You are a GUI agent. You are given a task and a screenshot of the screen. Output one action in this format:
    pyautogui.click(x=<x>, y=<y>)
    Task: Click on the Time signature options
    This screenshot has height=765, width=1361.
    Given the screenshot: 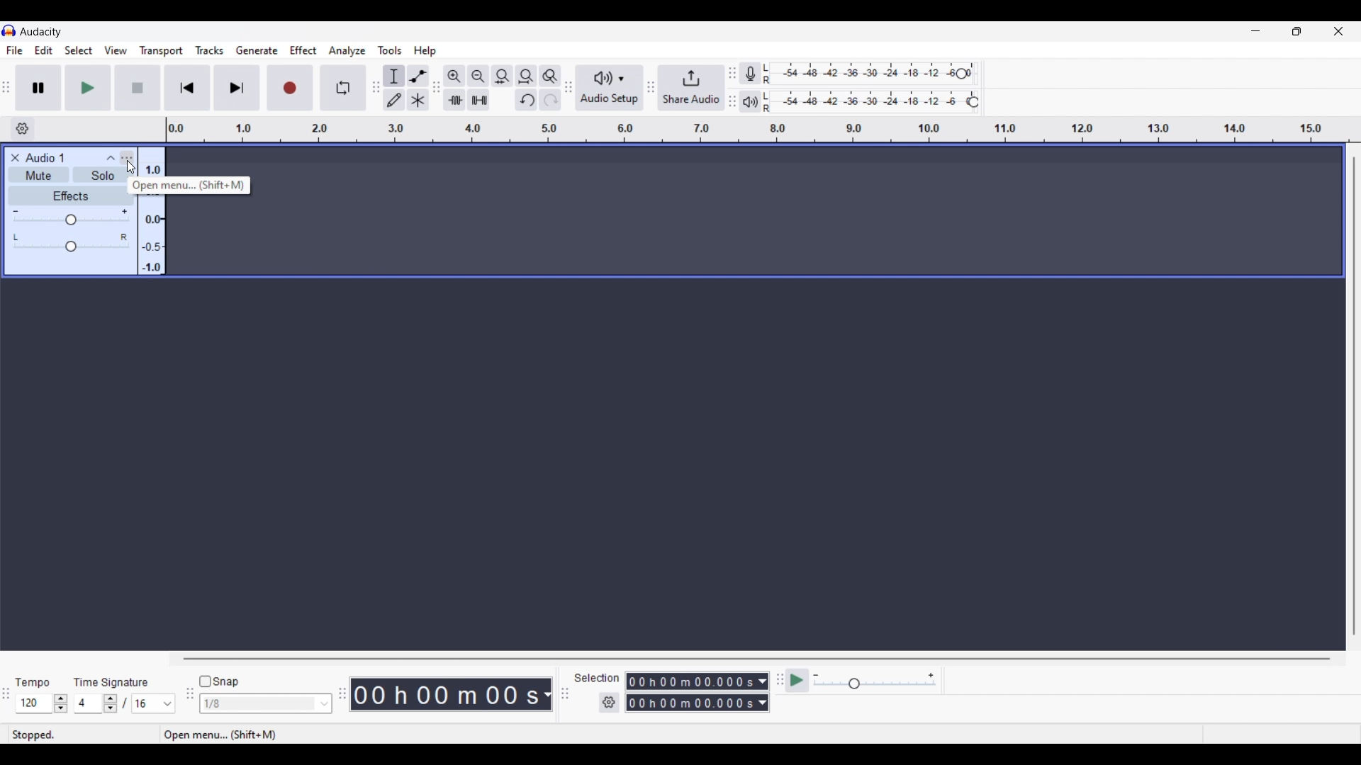 What is the action you would take?
    pyautogui.click(x=168, y=704)
    